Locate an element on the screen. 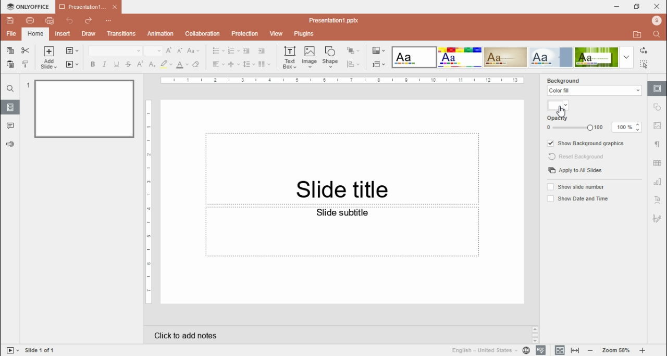 This screenshot has width=667, height=356. underline is located at coordinates (117, 65).